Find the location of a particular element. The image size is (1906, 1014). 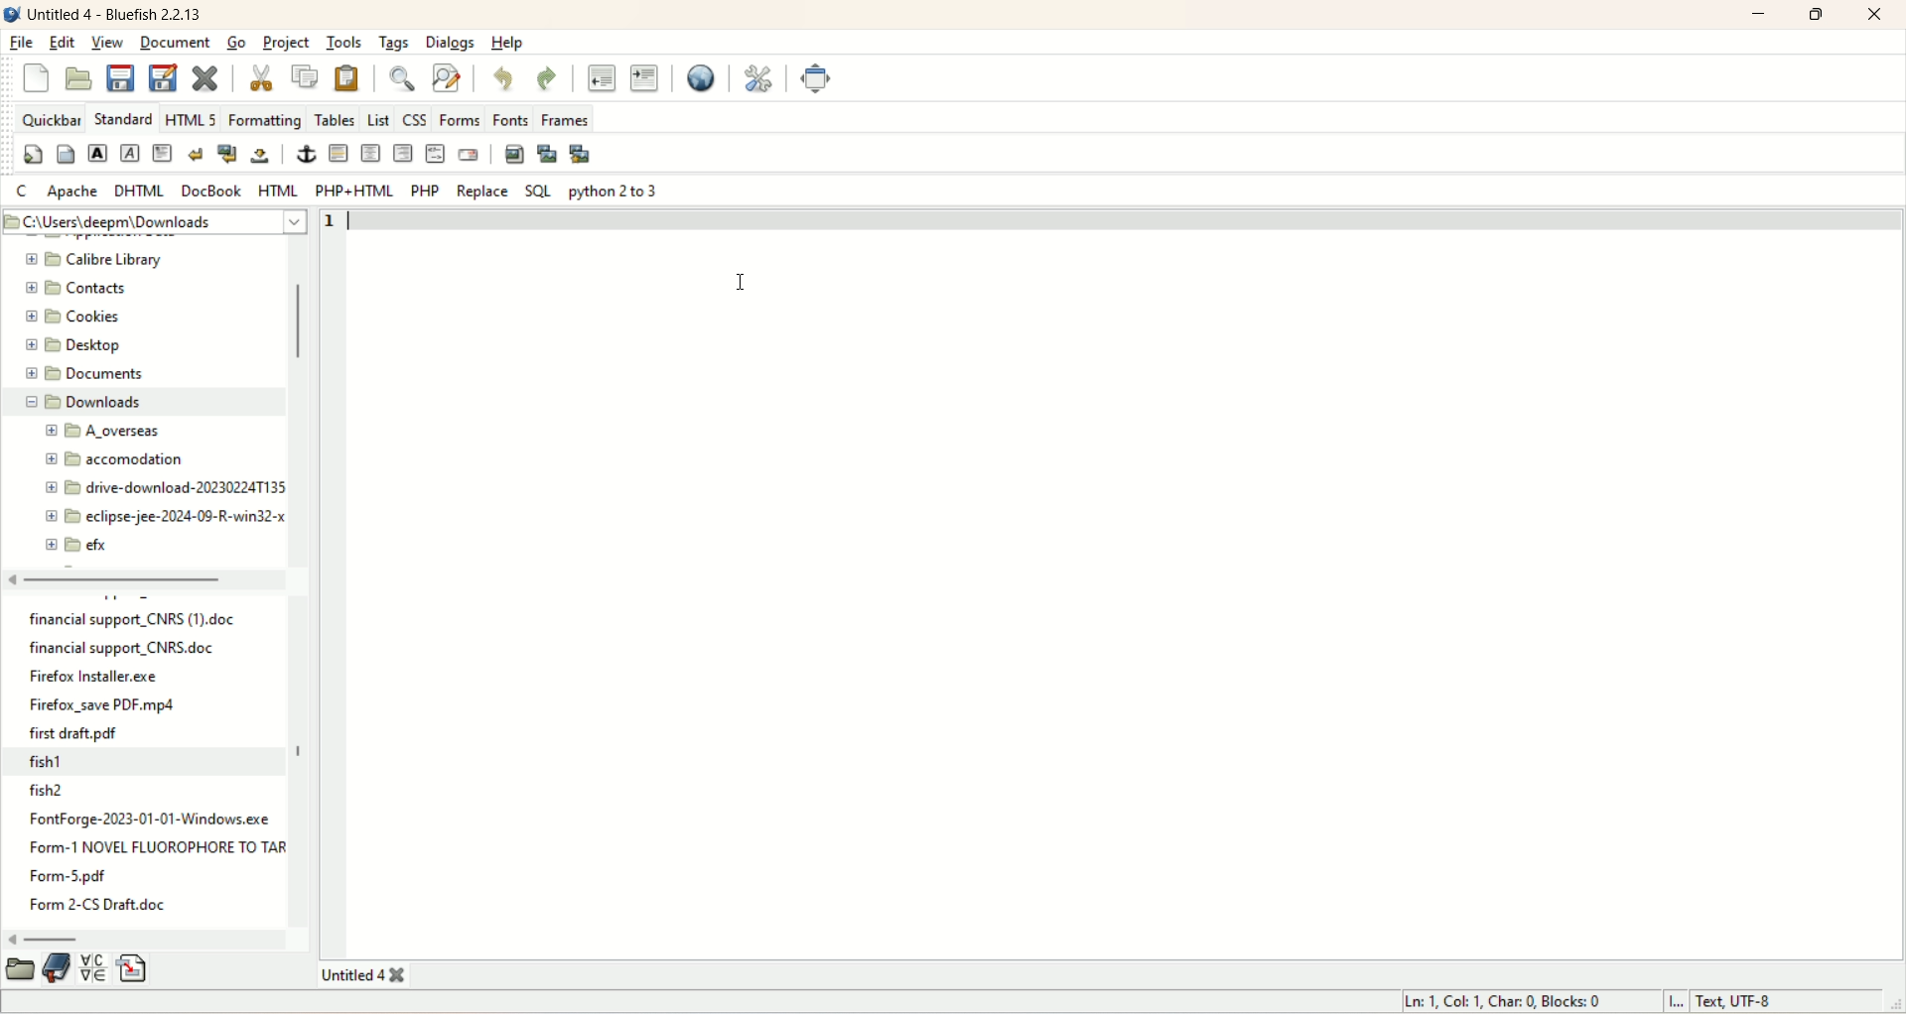

eclipse is located at coordinates (159, 517).